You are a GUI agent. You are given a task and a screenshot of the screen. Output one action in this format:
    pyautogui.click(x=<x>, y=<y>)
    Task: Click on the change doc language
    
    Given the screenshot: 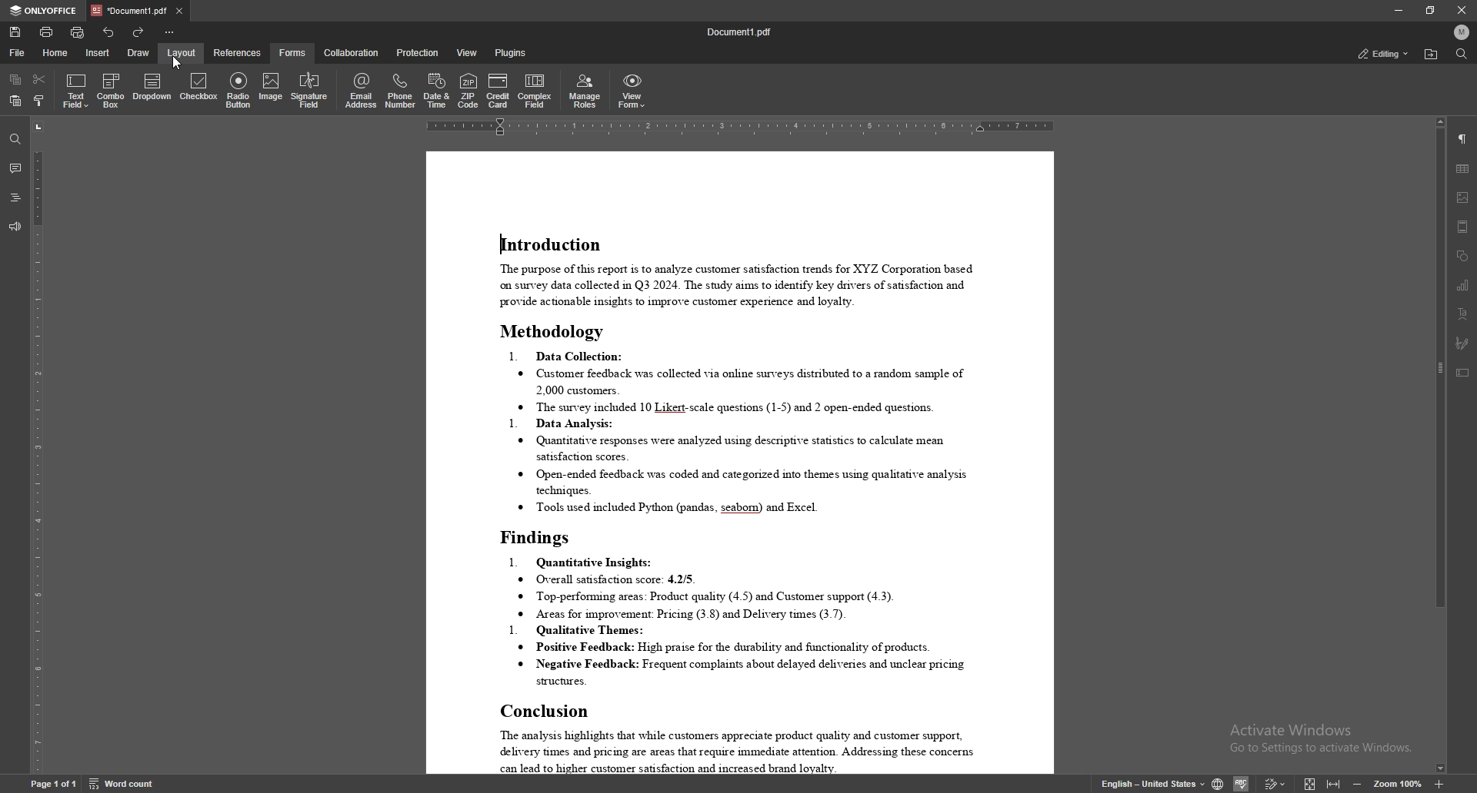 What is the action you would take?
    pyautogui.click(x=1217, y=781)
    